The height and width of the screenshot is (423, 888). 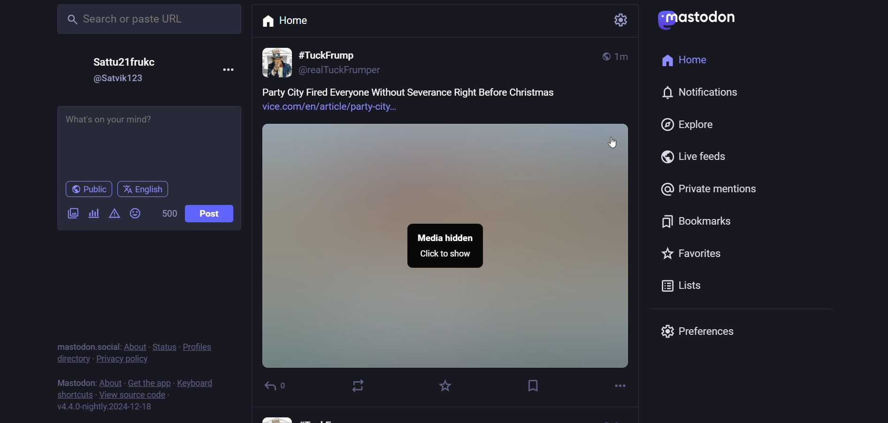 I want to click on profile picture, so click(x=277, y=61).